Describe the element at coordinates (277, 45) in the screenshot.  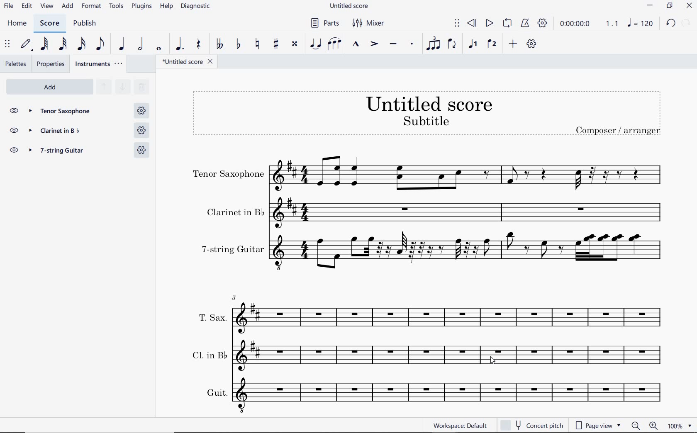
I see `TOGGLE SHARP` at that location.